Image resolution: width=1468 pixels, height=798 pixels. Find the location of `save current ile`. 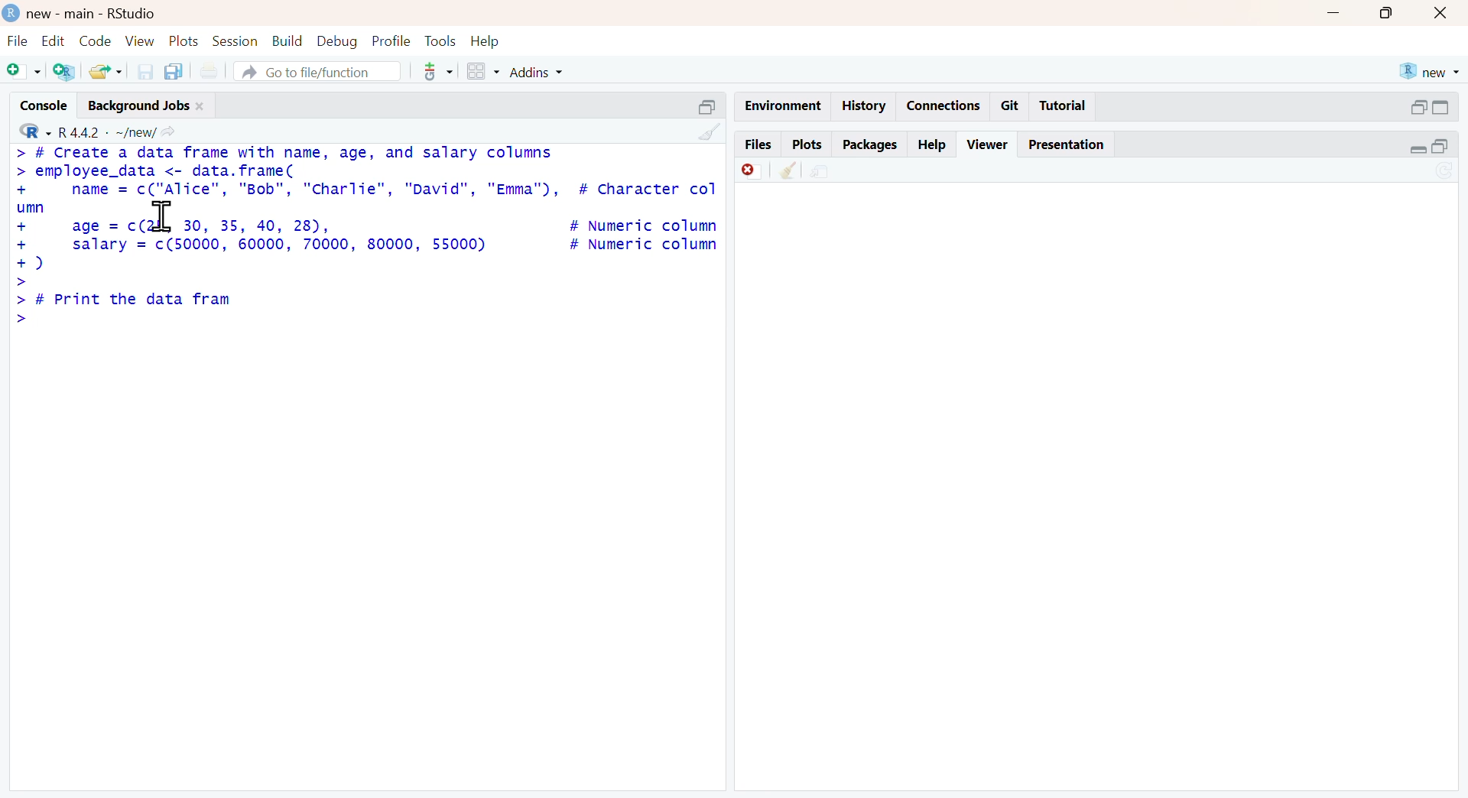

save current ile is located at coordinates (139, 71).